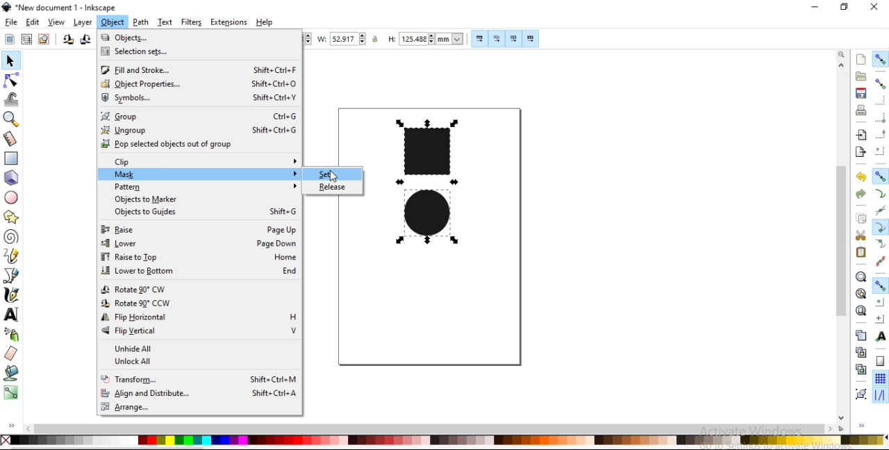 This screenshot has width=889, height=450. What do you see at coordinates (26, 39) in the screenshot?
I see `select all objects in all visible and unlocked layers` at bounding box center [26, 39].